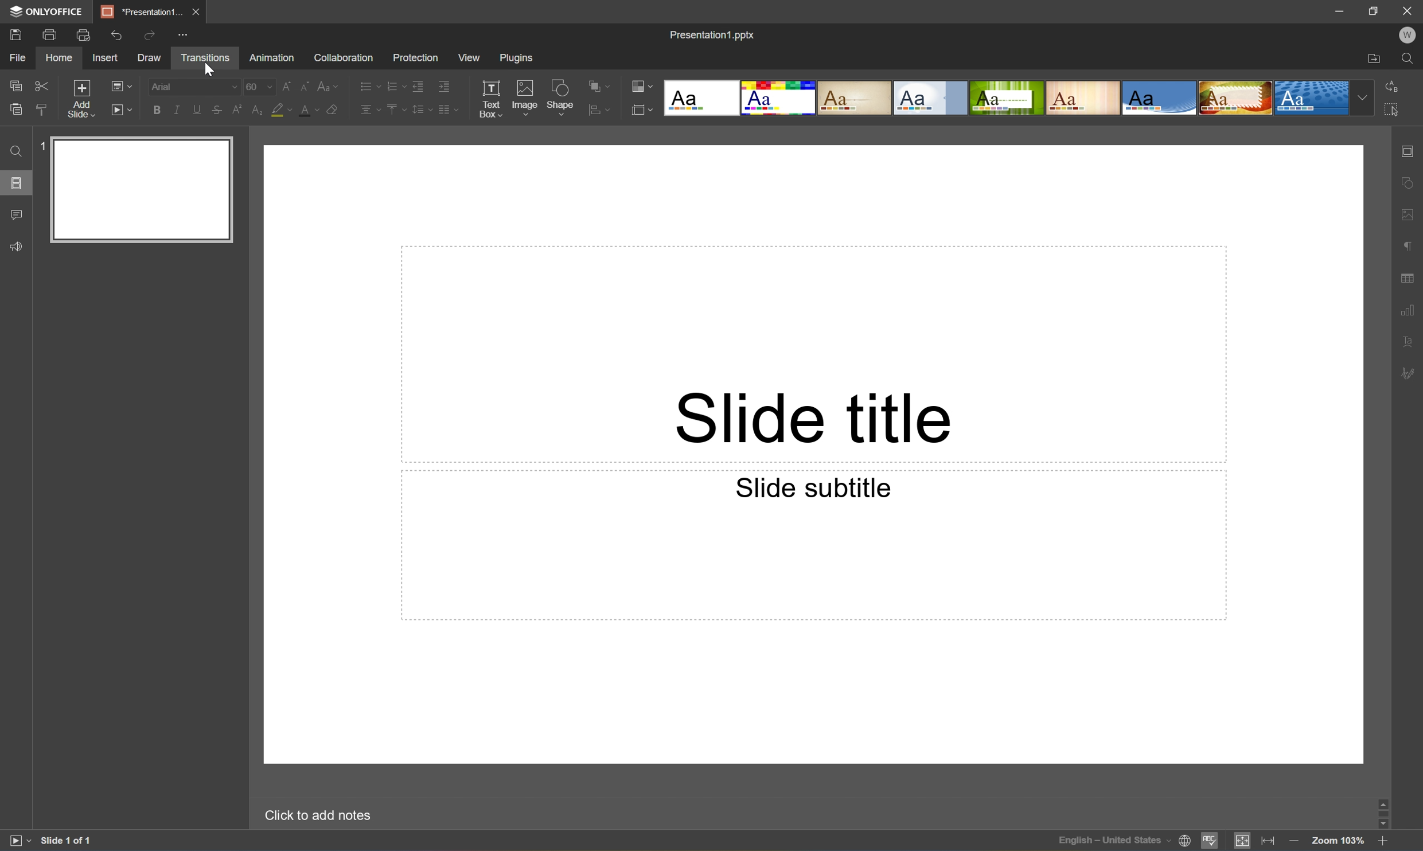  Describe the element at coordinates (1407, 246) in the screenshot. I see `Paragraph settings` at that location.